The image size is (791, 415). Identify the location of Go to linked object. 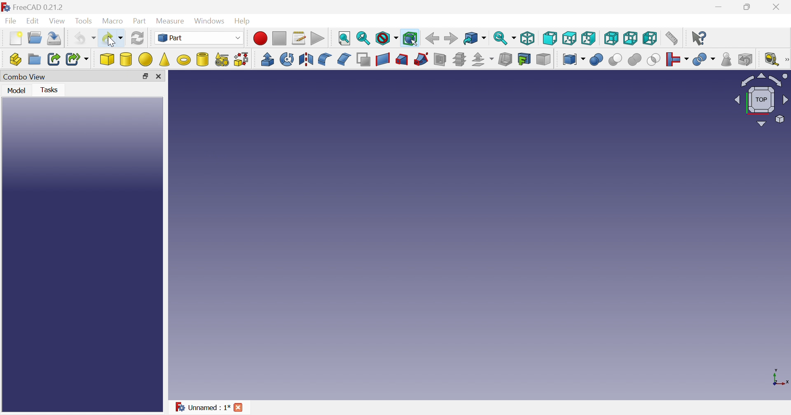
(474, 39).